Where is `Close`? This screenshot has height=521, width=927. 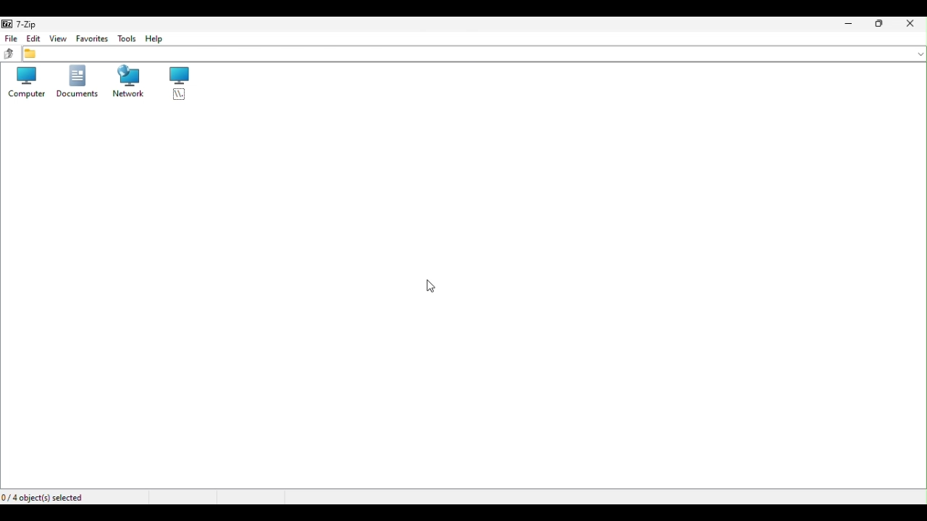
Close is located at coordinates (916, 24).